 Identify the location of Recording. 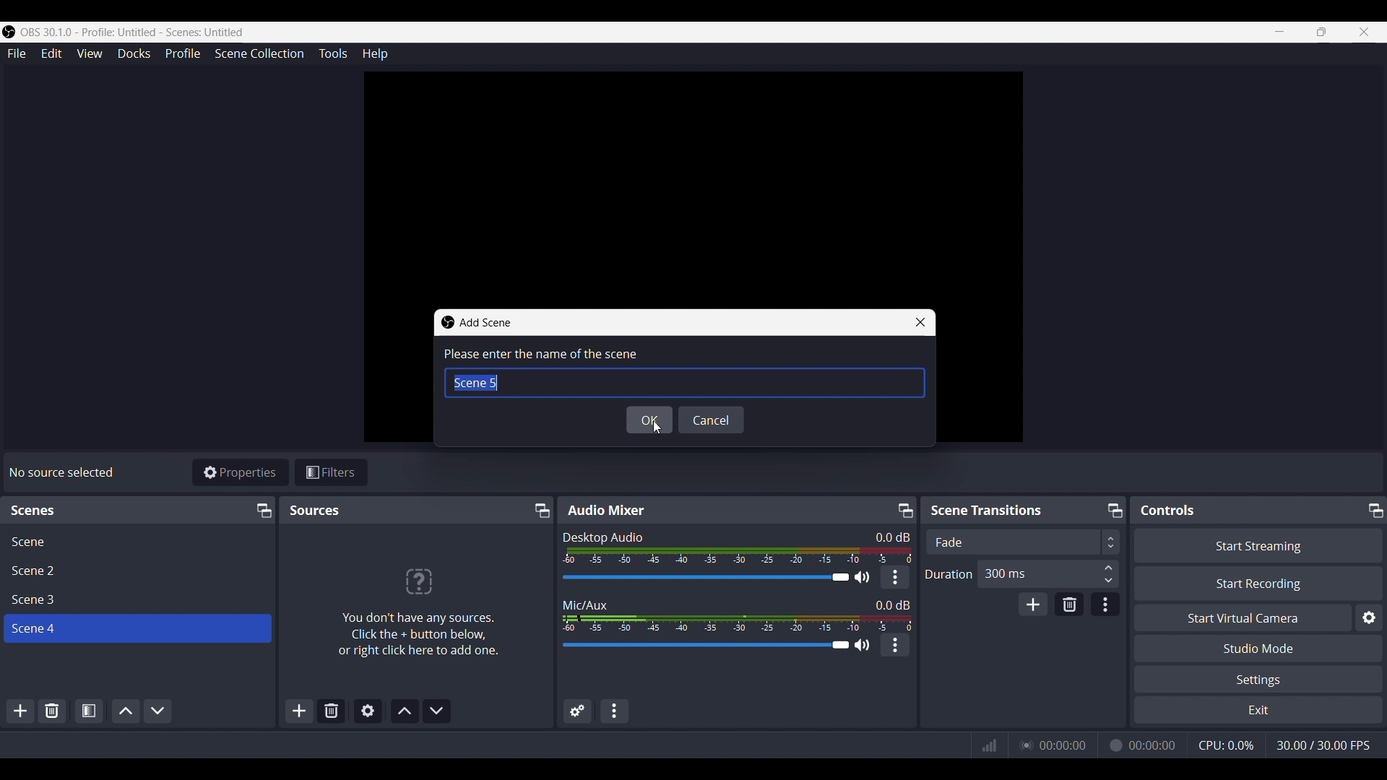
(1115, 744).